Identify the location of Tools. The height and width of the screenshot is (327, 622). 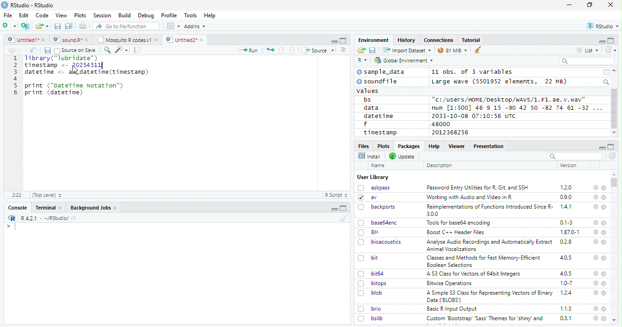
(190, 15).